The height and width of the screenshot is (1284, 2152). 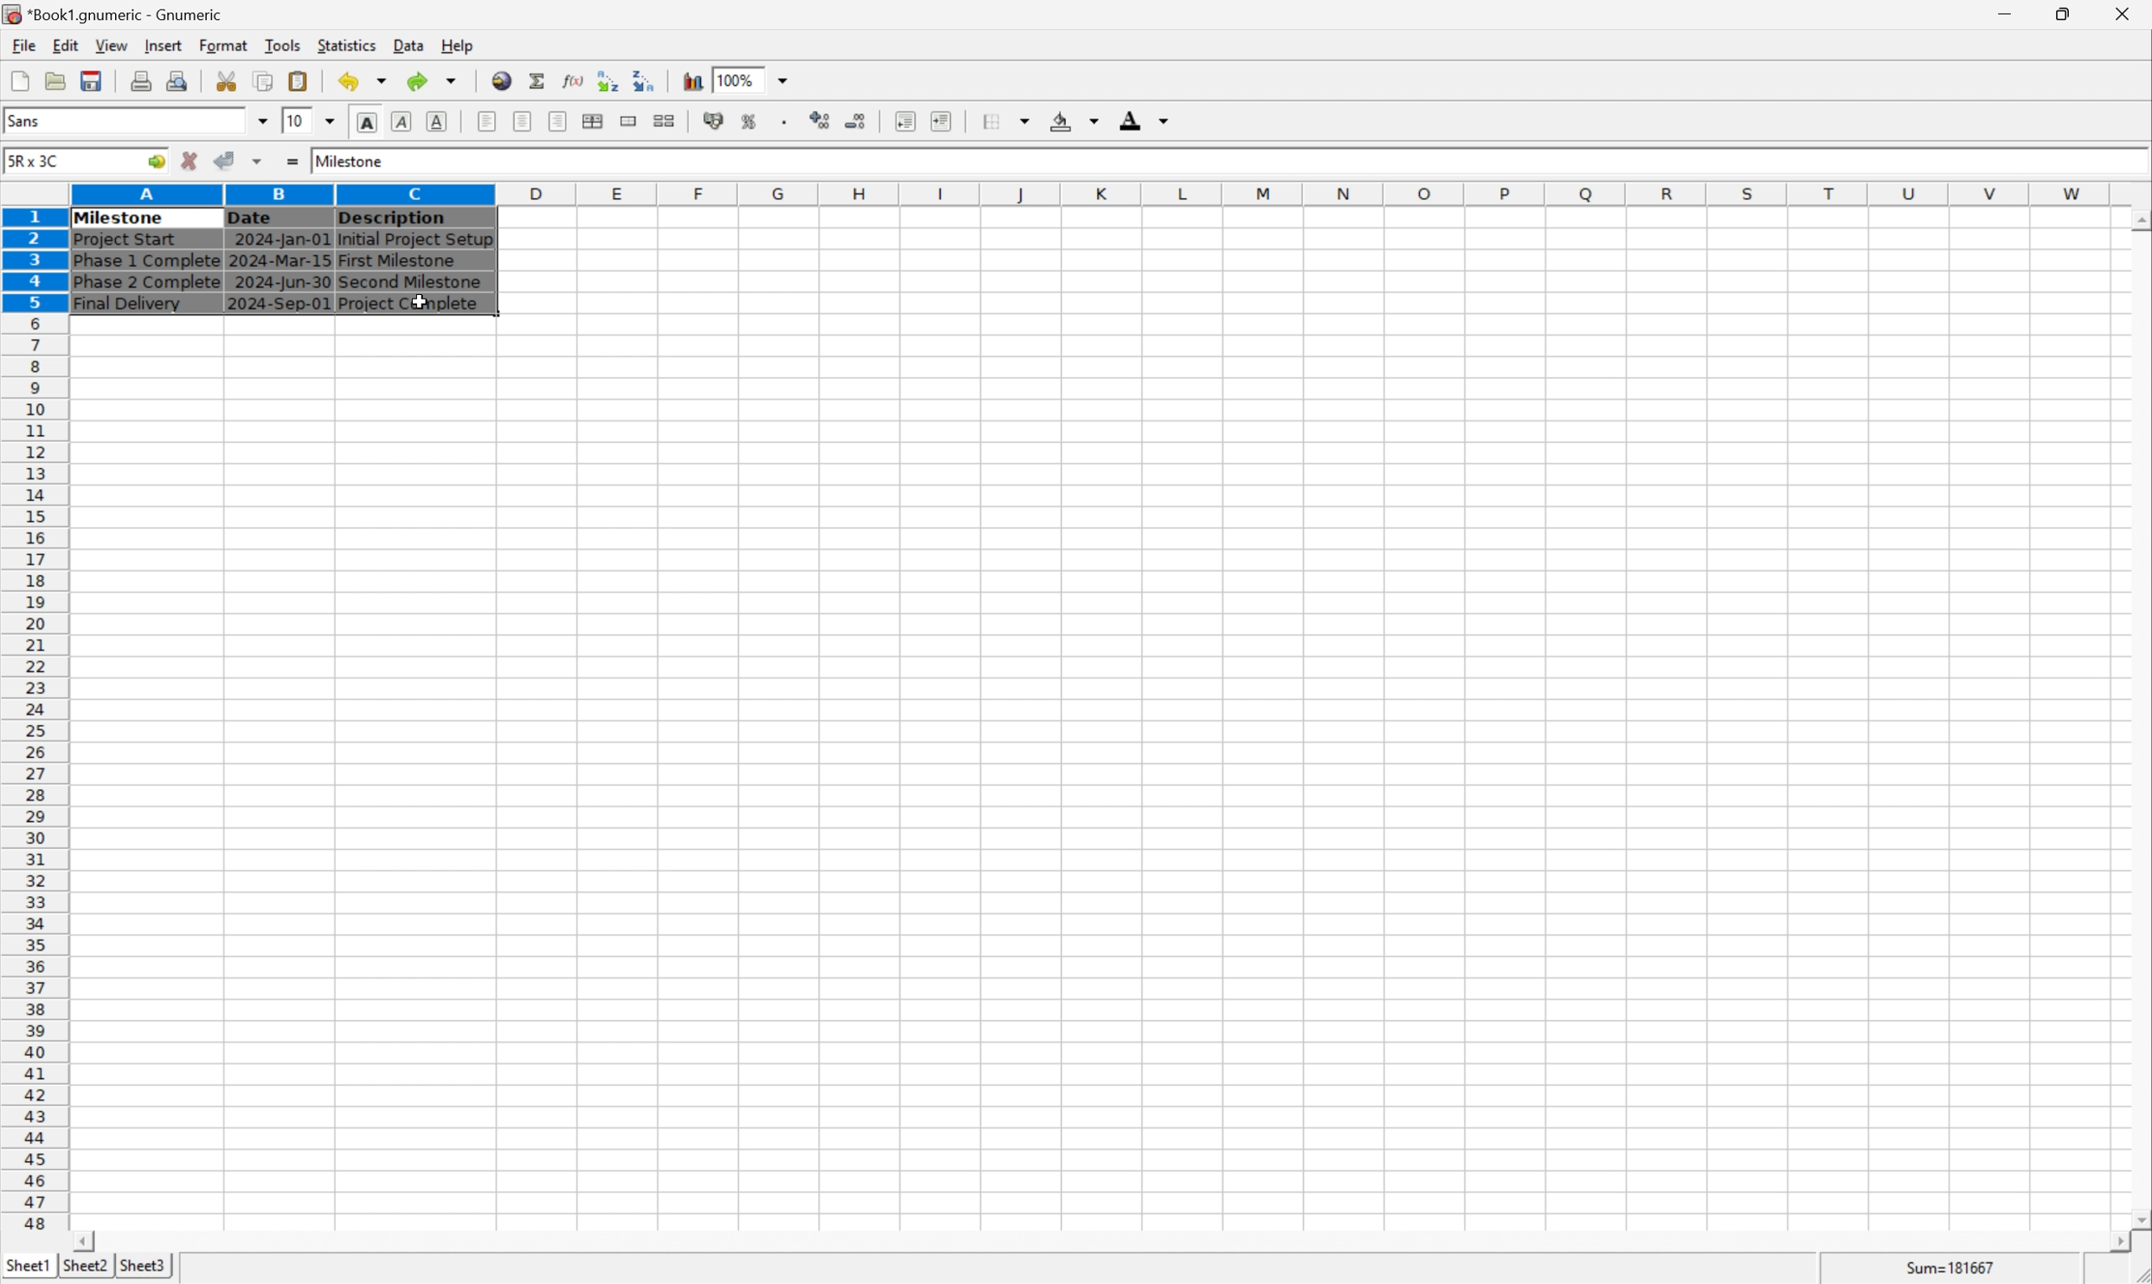 I want to click on print preview, so click(x=141, y=80).